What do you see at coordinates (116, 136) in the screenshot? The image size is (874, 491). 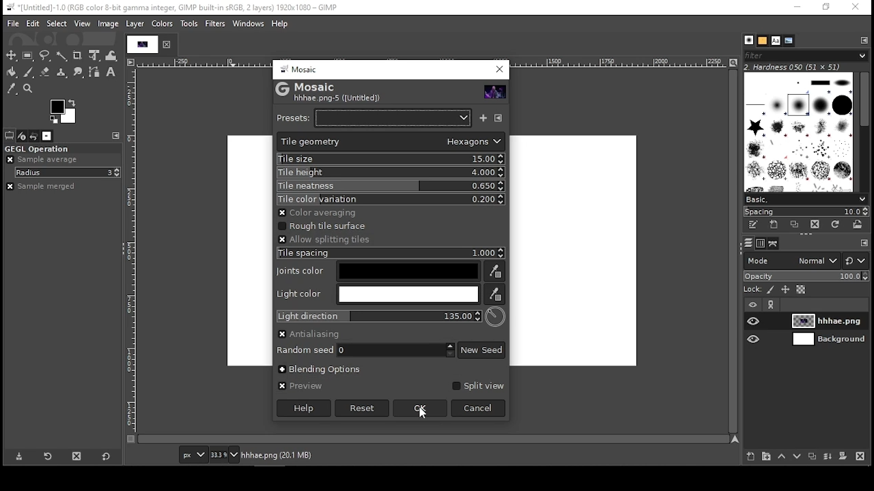 I see `To open Tab menu` at bounding box center [116, 136].